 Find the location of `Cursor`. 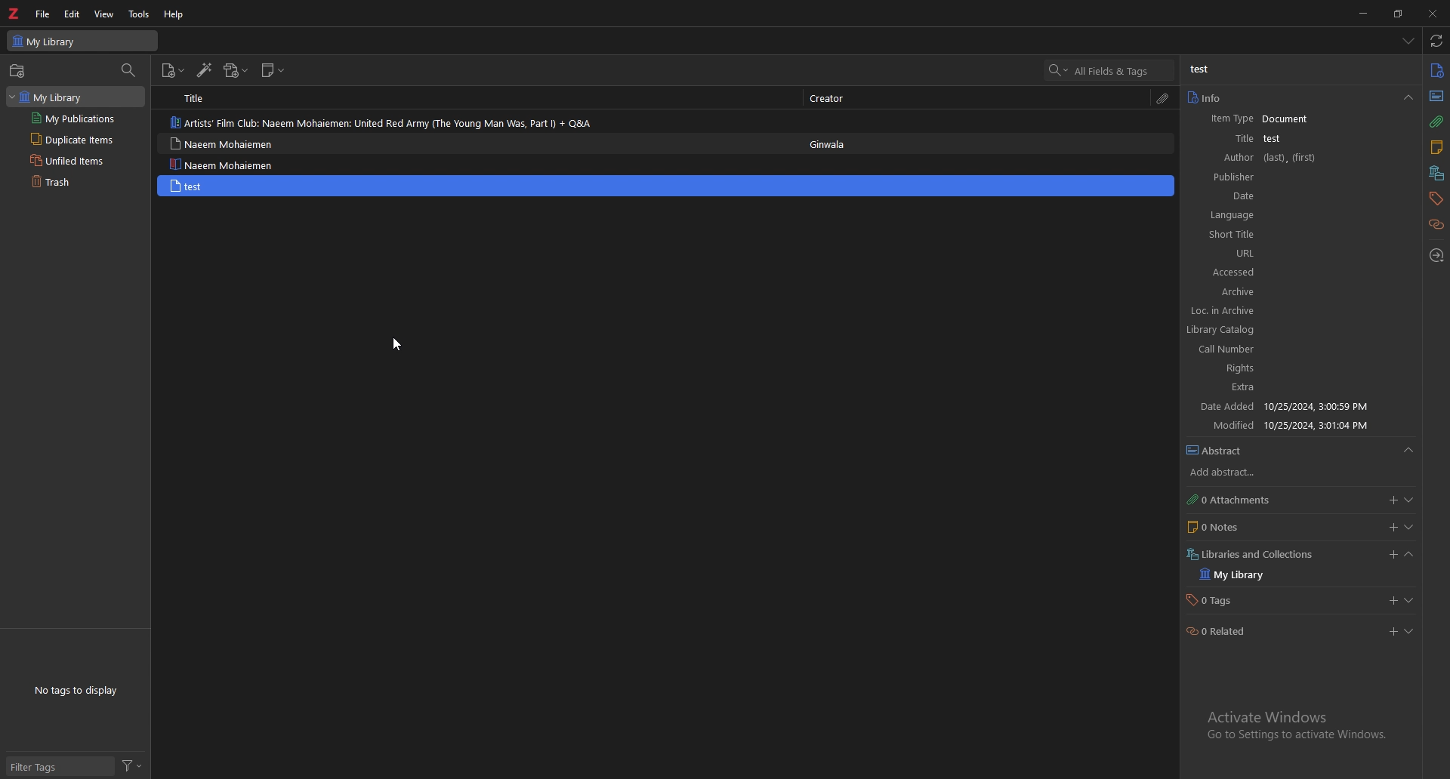

Cursor is located at coordinates (395, 342).